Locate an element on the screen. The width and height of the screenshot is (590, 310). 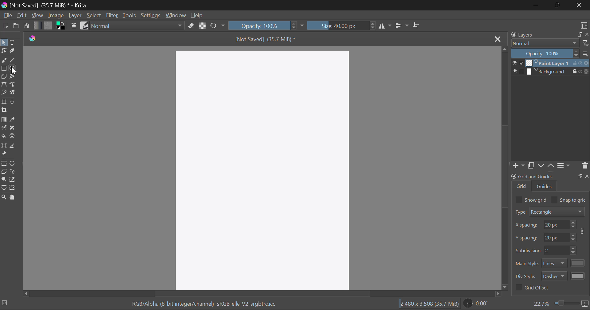
Grid Offset is located at coordinates (533, 288).